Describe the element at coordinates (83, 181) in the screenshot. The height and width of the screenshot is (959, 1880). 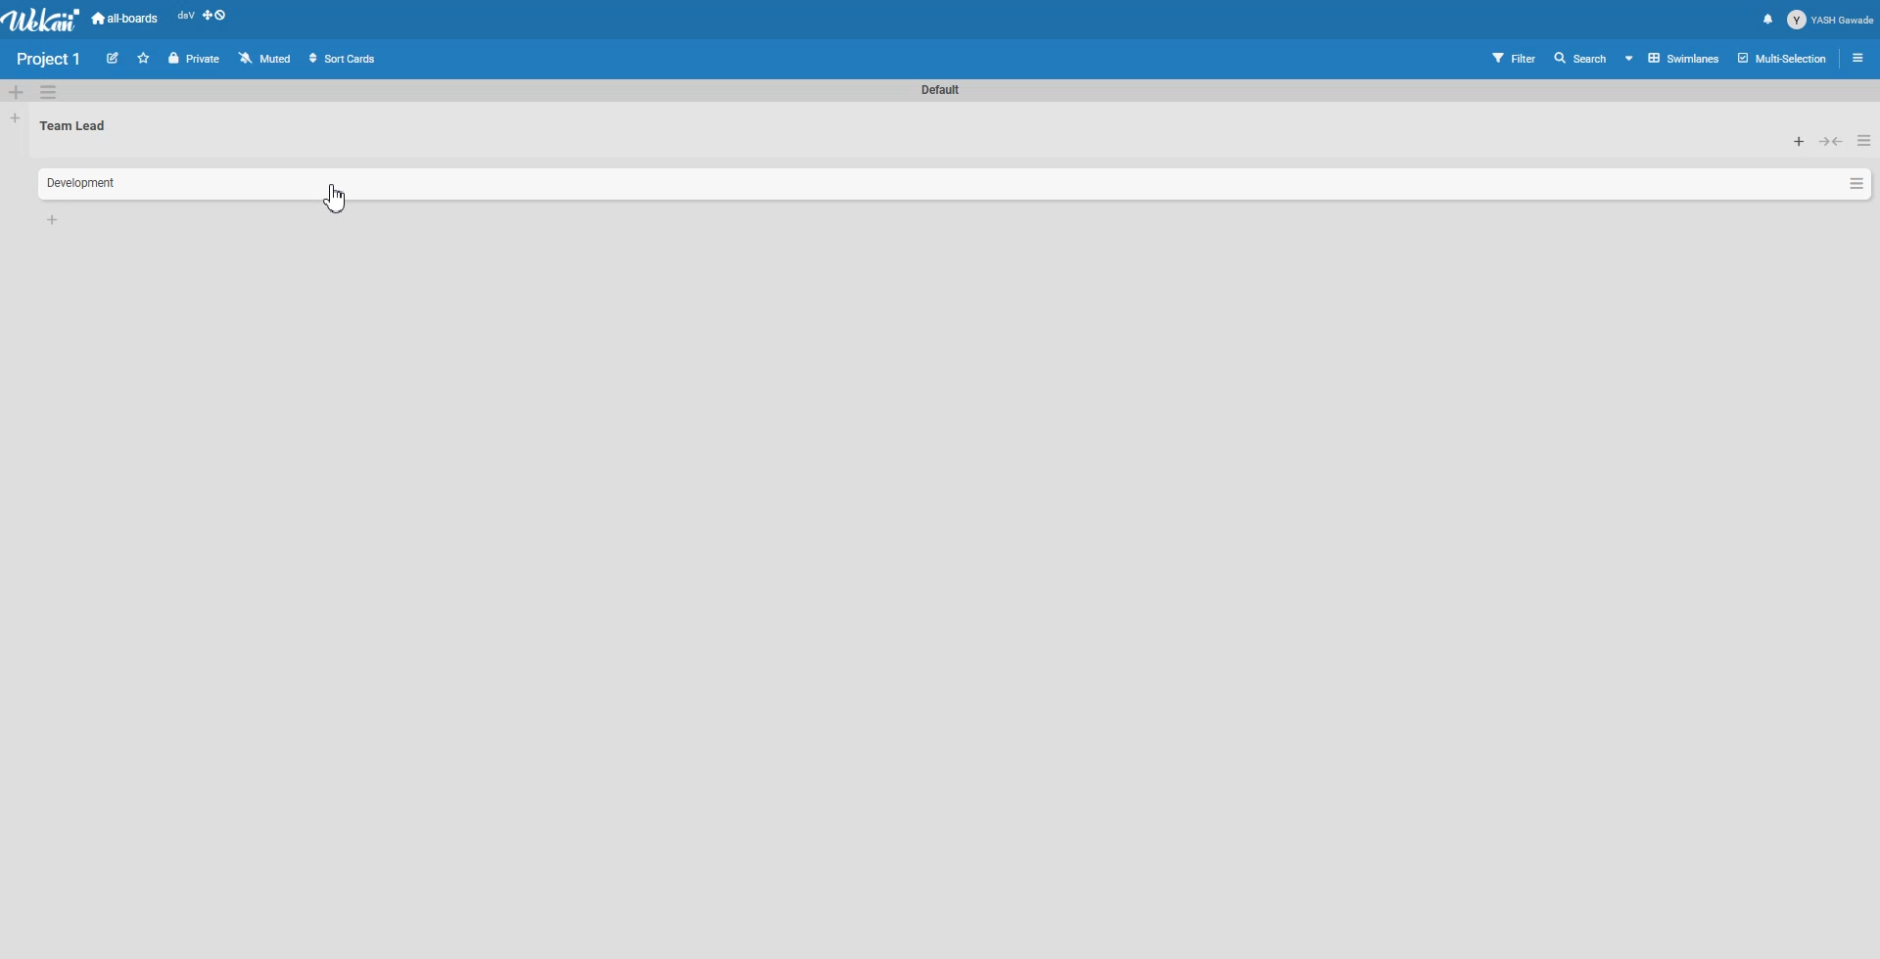
I see `Text` at that location.